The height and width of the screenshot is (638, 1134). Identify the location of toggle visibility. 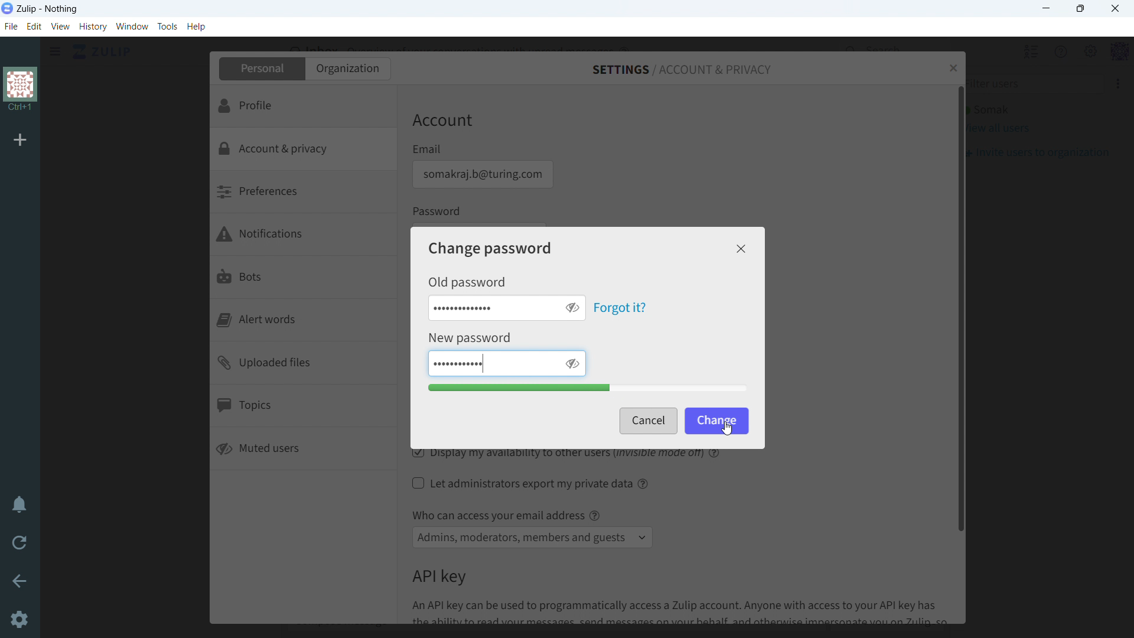
(571, 308).